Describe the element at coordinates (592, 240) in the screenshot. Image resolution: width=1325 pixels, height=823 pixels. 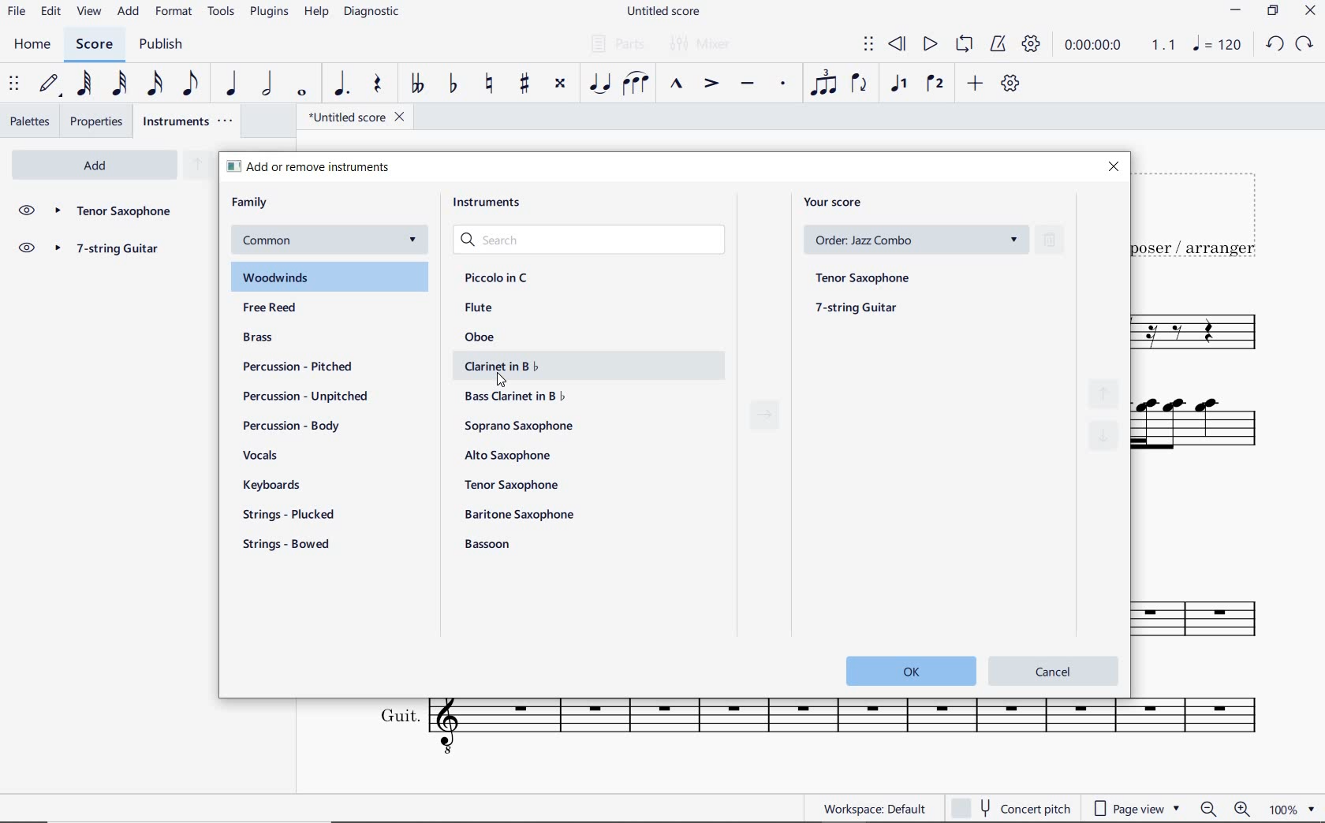
I see `search` at that location.